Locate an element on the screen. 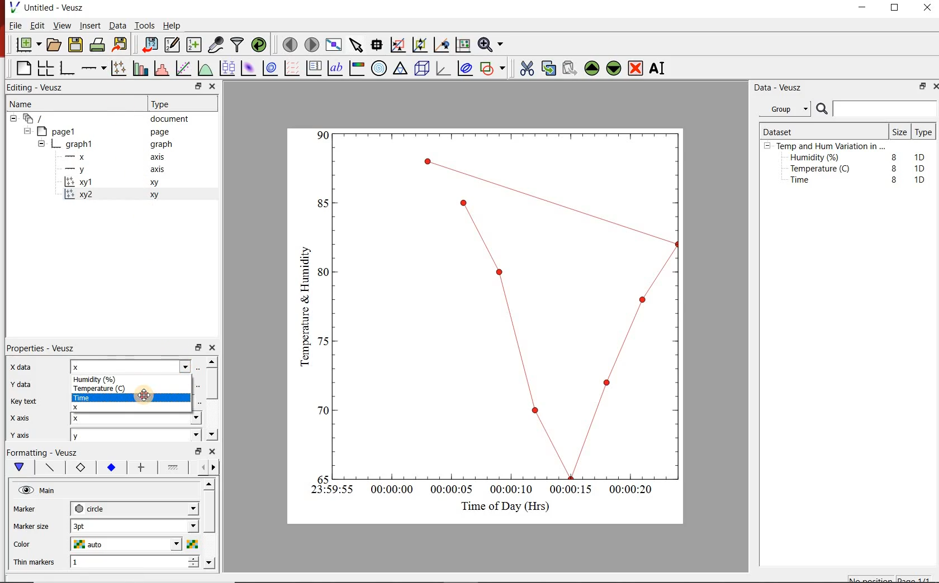  y axis is located at coordinates (28, 433).